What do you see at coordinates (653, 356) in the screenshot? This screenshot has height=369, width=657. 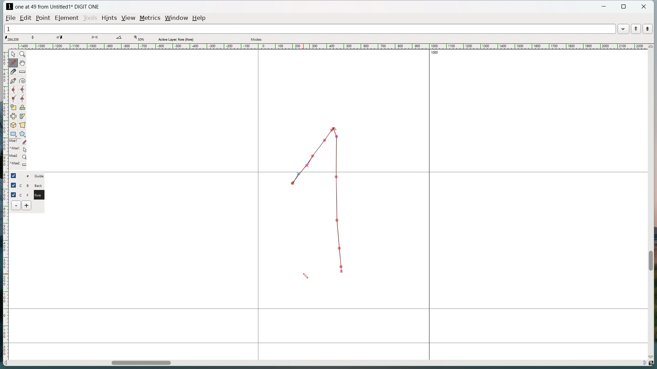 I see `scroll down` at bounding box center [653, 356].